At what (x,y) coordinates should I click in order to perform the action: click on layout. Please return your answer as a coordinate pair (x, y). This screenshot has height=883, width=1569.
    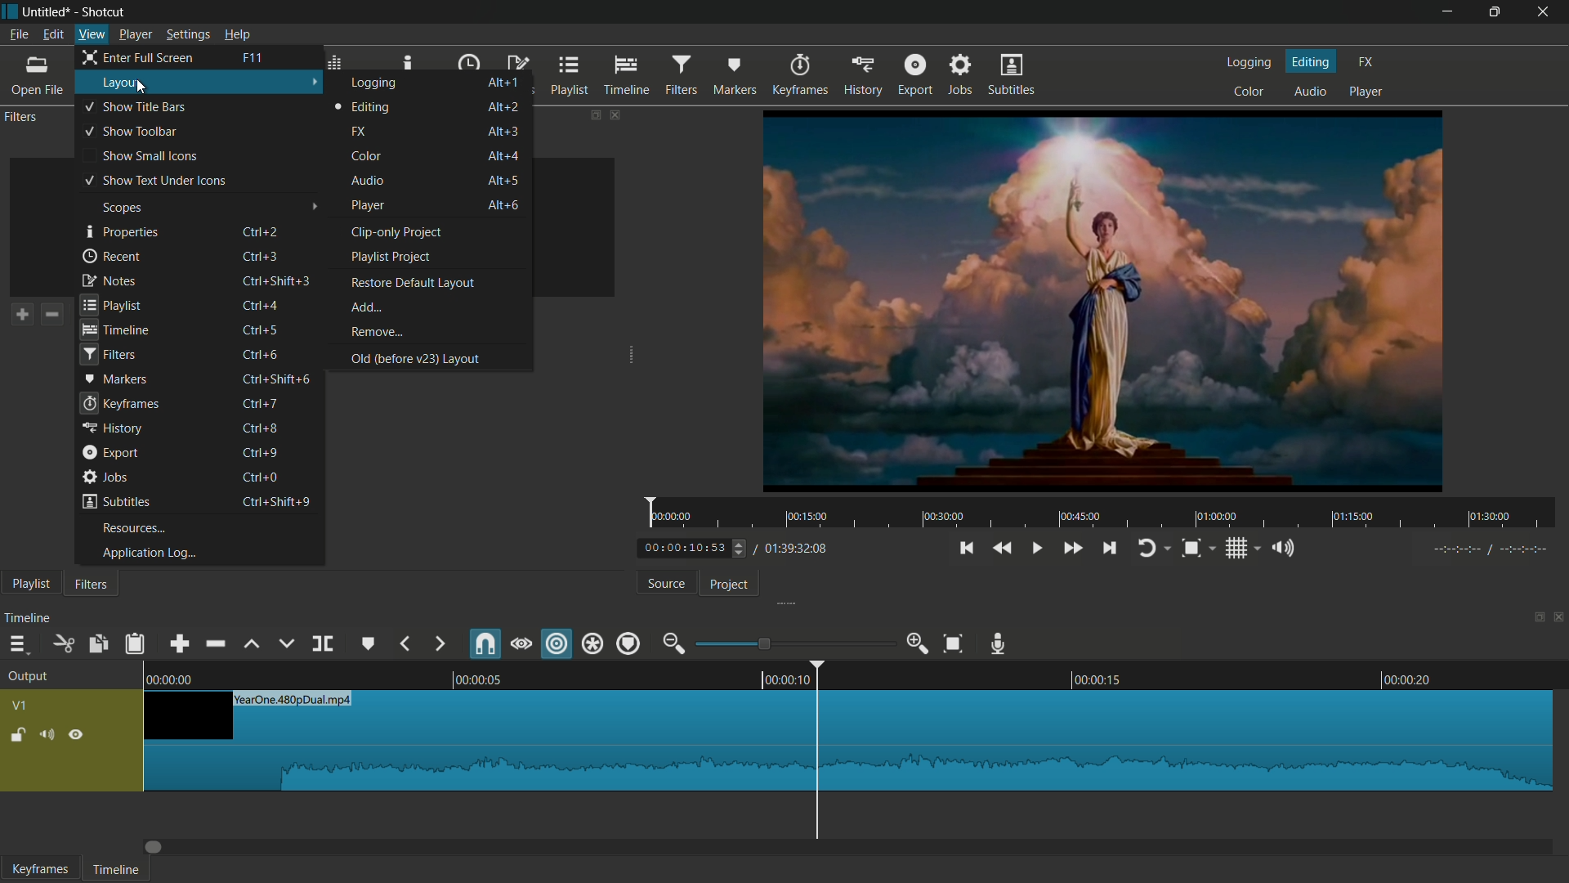
    Looking at the image, I should click on (123, 83).